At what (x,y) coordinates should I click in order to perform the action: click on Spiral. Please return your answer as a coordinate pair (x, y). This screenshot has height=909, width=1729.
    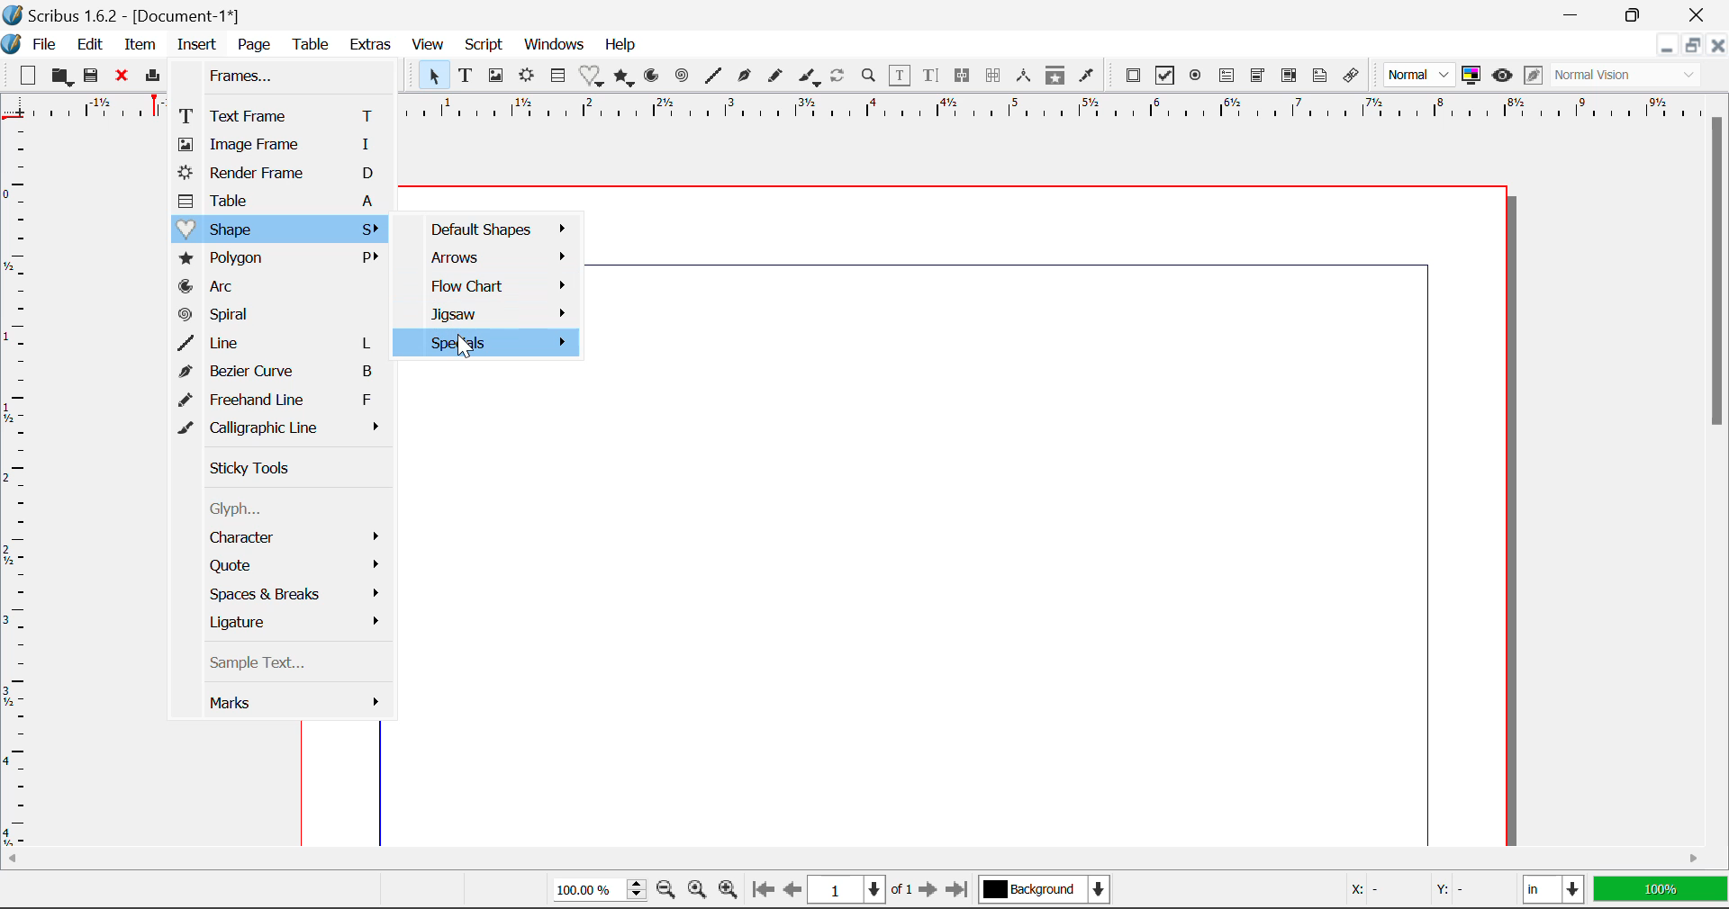
    Looking at the image, I should click on (683, 76).